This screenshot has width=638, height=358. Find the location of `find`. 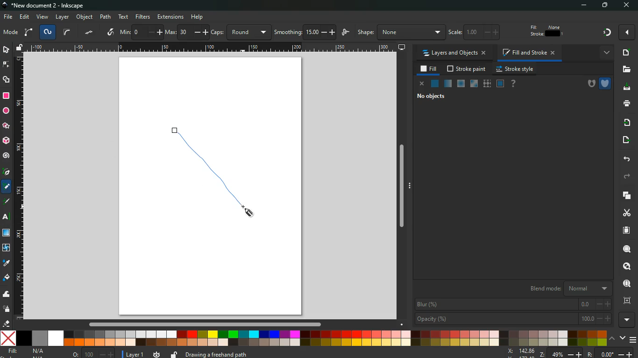

find is located at coordinates (626, 283).